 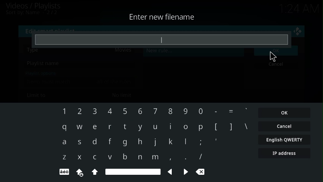 What do you see at coordinates (246, 126) in the screenshot?
I see `\` at bounding box center [246, 126].